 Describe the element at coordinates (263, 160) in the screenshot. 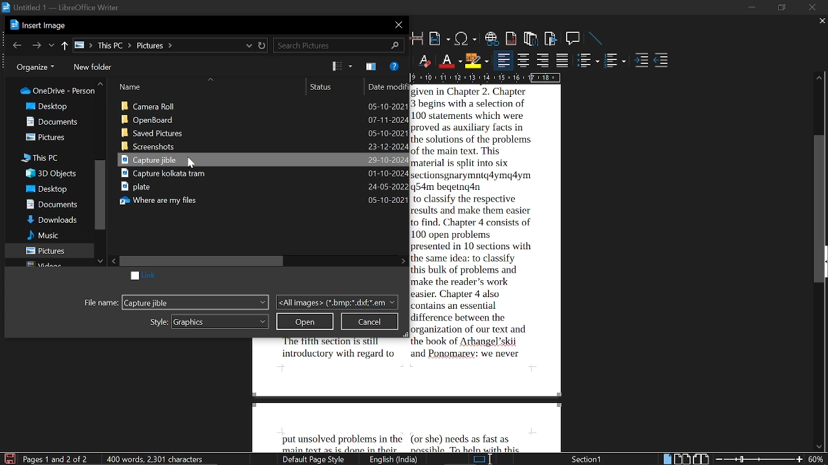

I see `Capture Jible` at that location.